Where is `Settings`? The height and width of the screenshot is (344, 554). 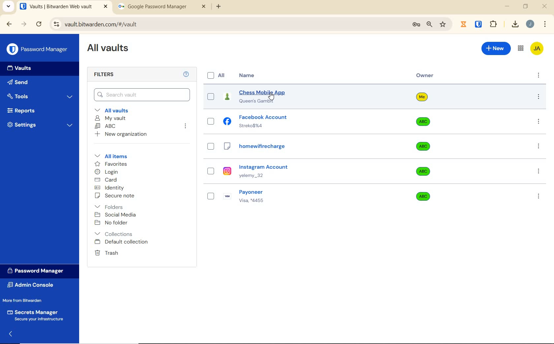
Settings is located at coordinates (41, 125).